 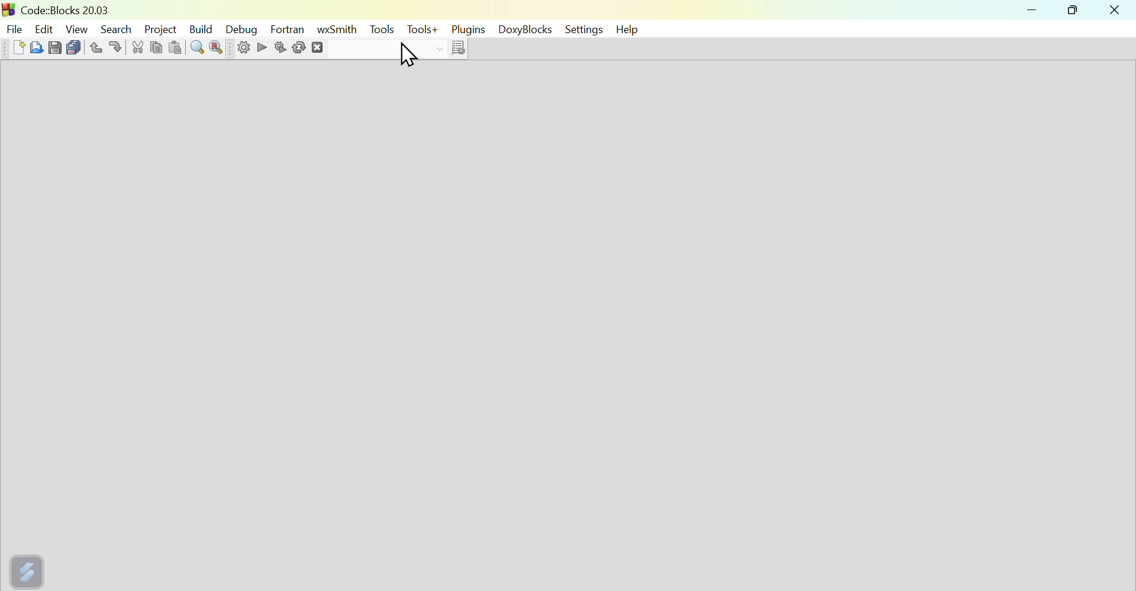 What do you see at coordinates (245, 29) in the screenshot?
I see `Debug` at bounding box center [245, 29].